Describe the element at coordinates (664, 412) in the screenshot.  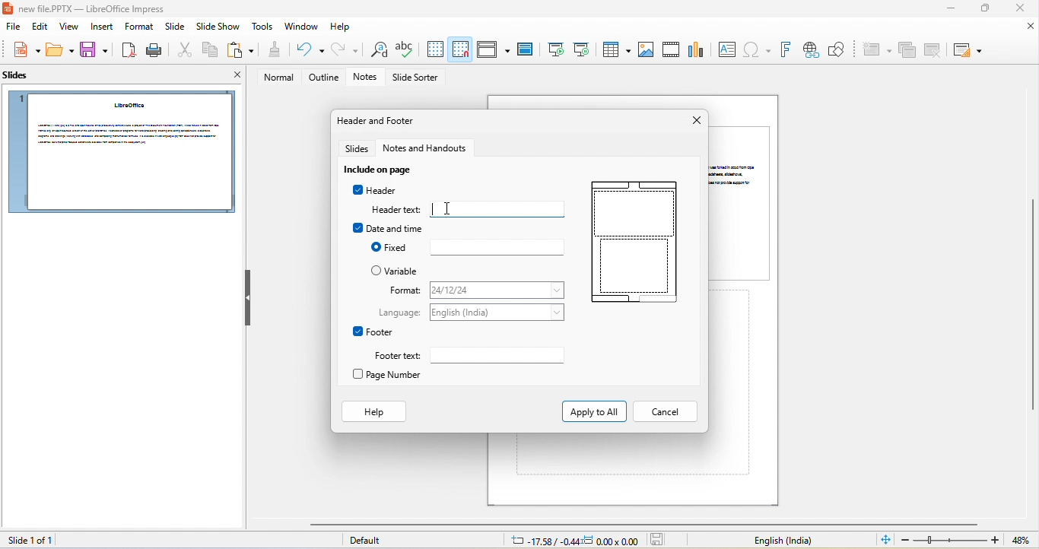
I see `Cancel` at that location.